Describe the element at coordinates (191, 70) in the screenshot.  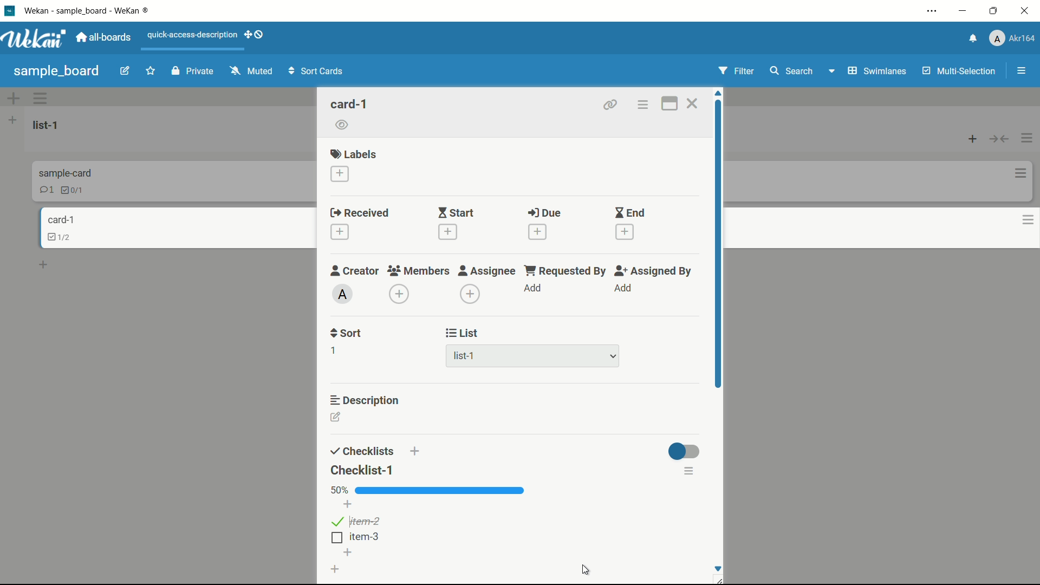
I see `private` at that location.